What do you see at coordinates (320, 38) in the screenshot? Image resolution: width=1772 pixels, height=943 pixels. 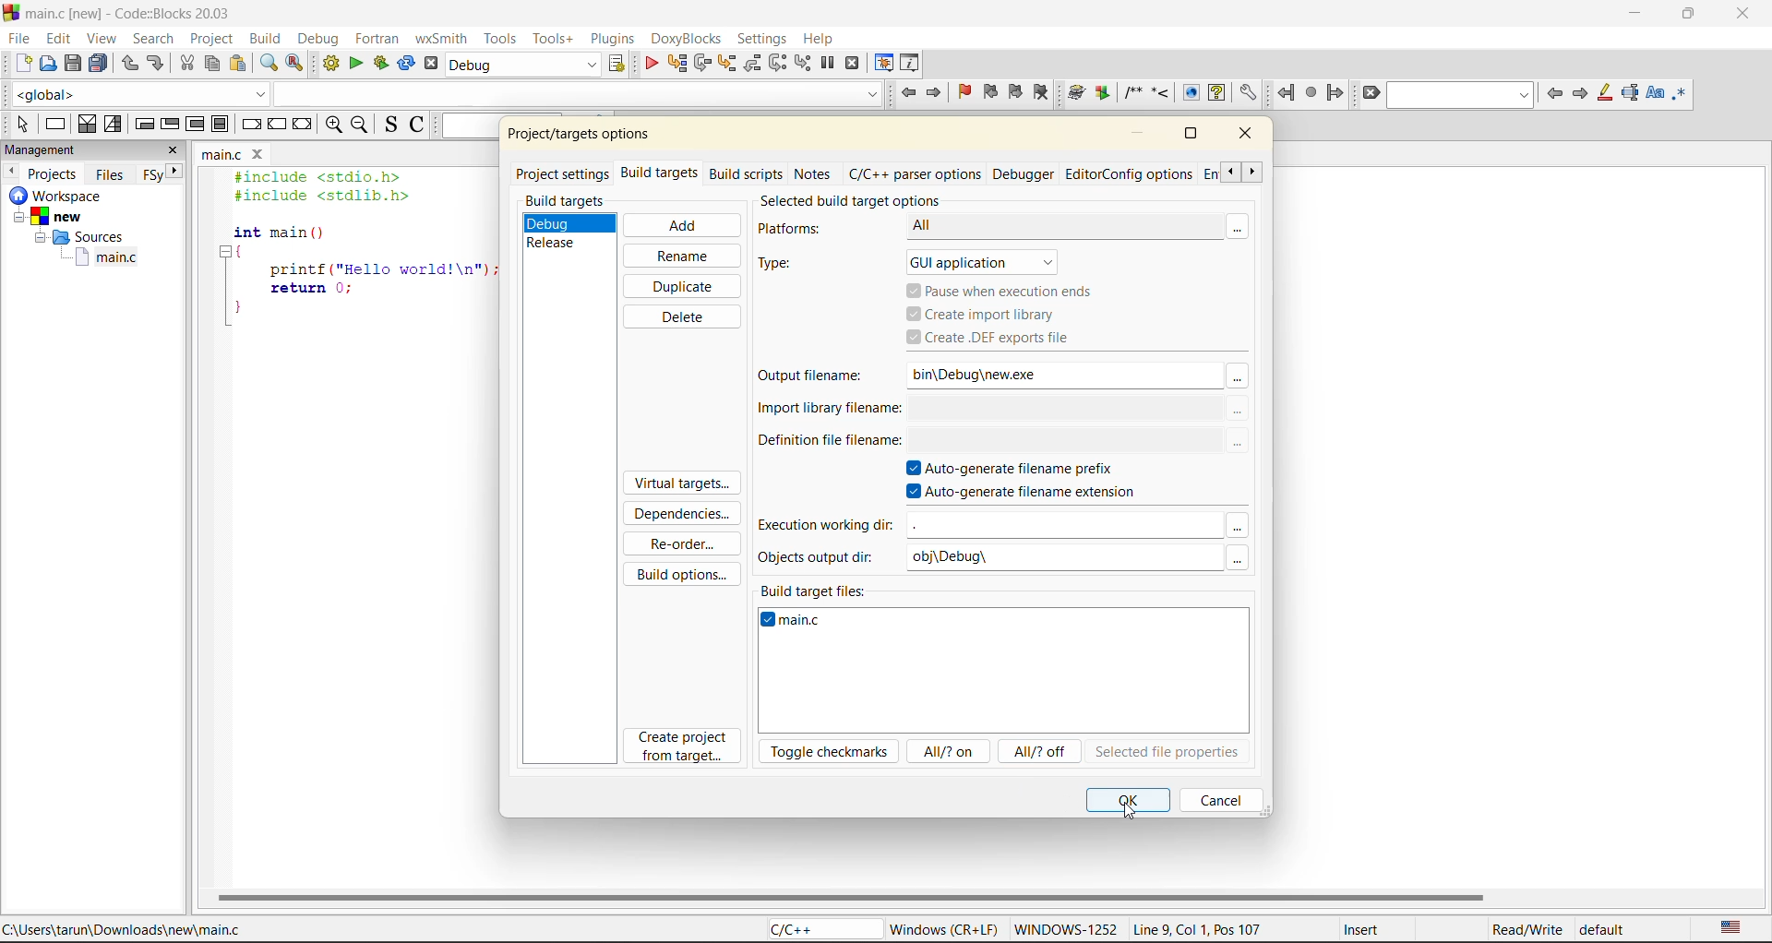 I see `debug` at bounding box center [320, 38].